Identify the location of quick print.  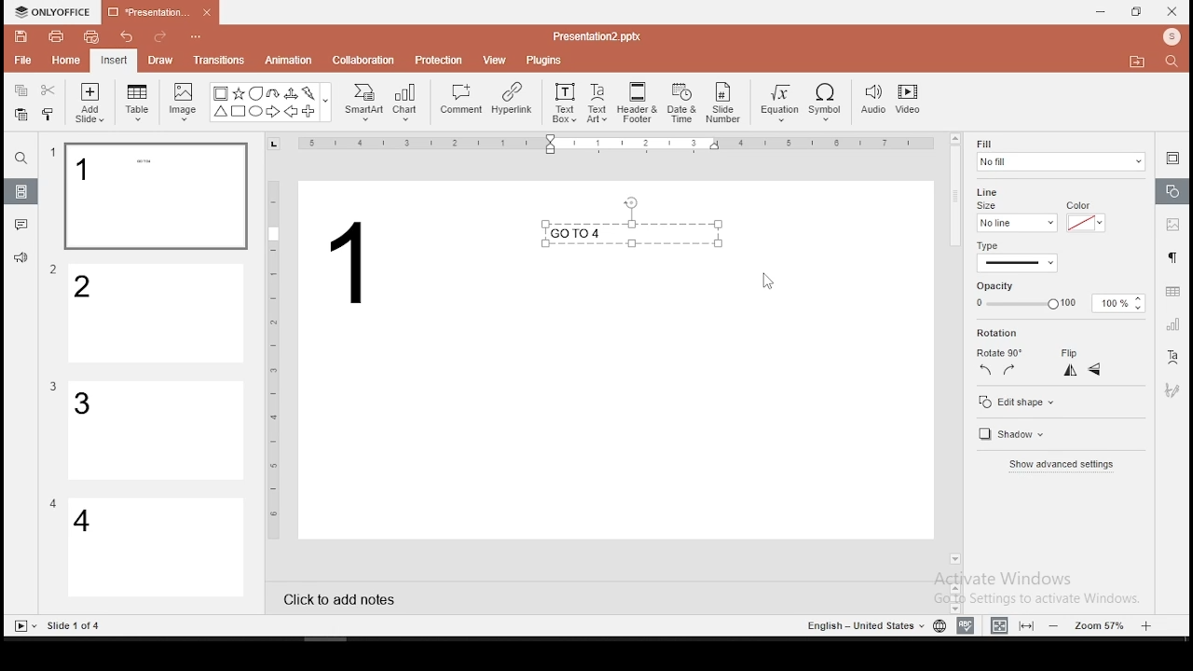
(91, 36).